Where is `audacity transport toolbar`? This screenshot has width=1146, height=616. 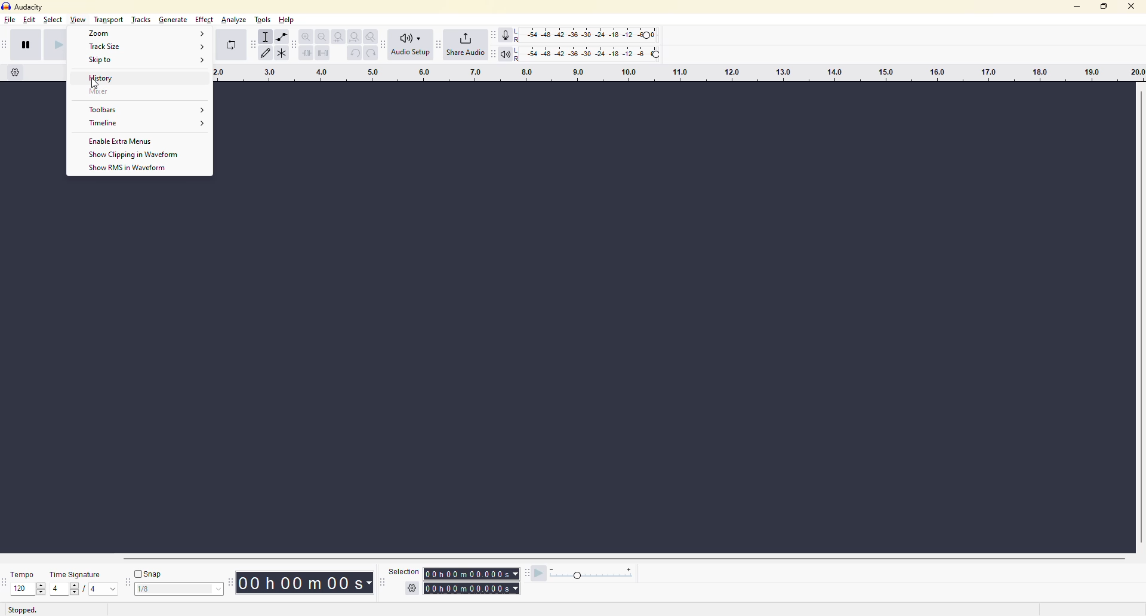
audacity transport toolbar is located at coordinates (6, 46).